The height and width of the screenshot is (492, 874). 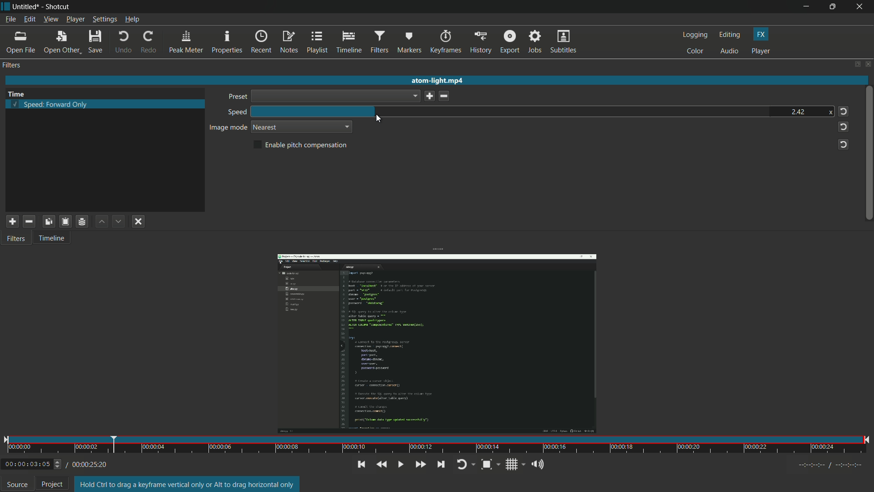 What do you see at coordinates (20, 43) in the screenshot?
I see `open file` at bounding box center [20, 43].